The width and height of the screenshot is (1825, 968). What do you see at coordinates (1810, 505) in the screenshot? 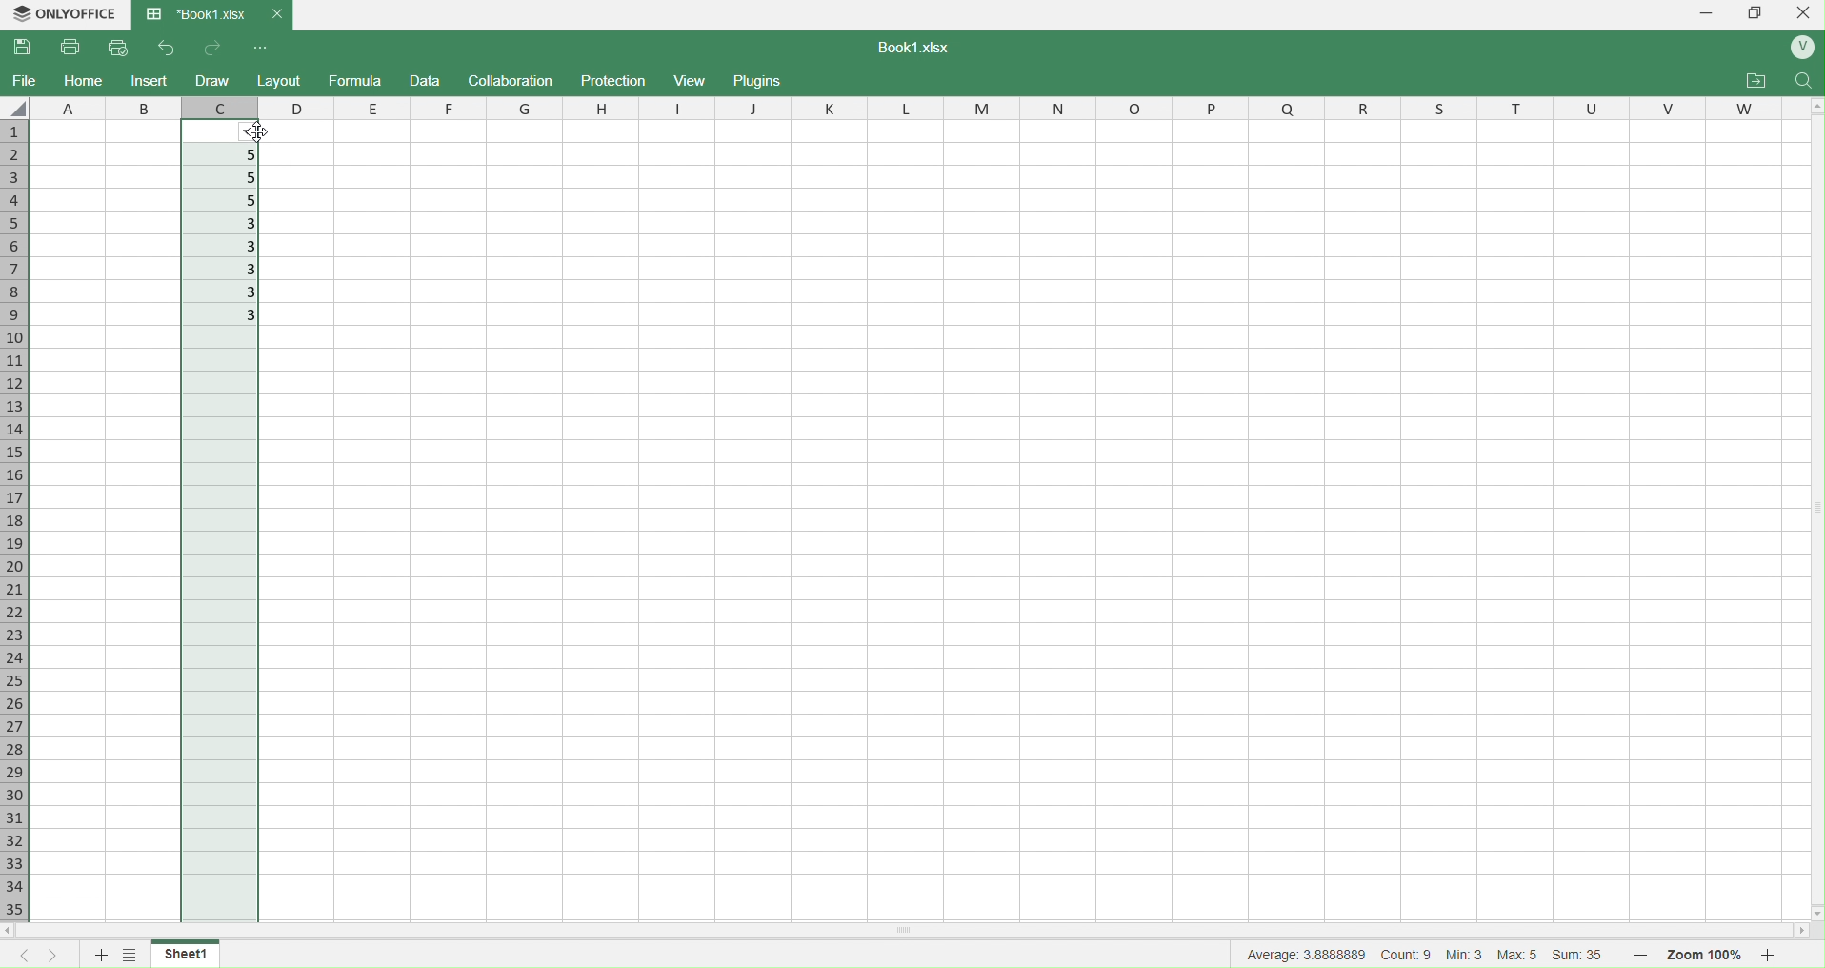
I see `Scrollbar` at bounding box center [1810, 505].